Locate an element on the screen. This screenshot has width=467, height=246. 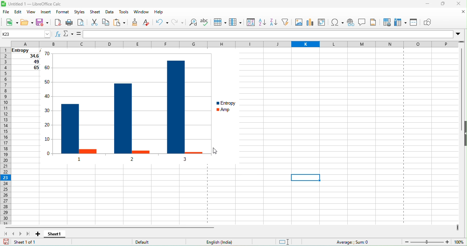
sort is located at coordinates (251, 22).